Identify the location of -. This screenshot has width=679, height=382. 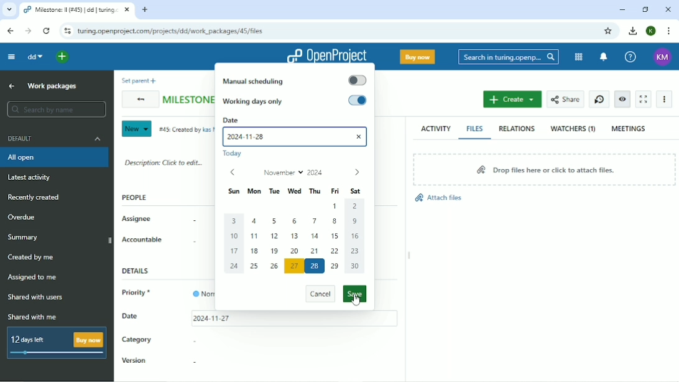
(190, 221).